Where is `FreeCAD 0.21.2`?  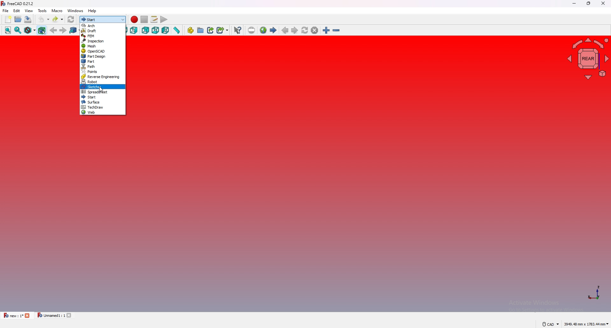
FreeCAD 0.21.2 is located at coordinates (18, 4).